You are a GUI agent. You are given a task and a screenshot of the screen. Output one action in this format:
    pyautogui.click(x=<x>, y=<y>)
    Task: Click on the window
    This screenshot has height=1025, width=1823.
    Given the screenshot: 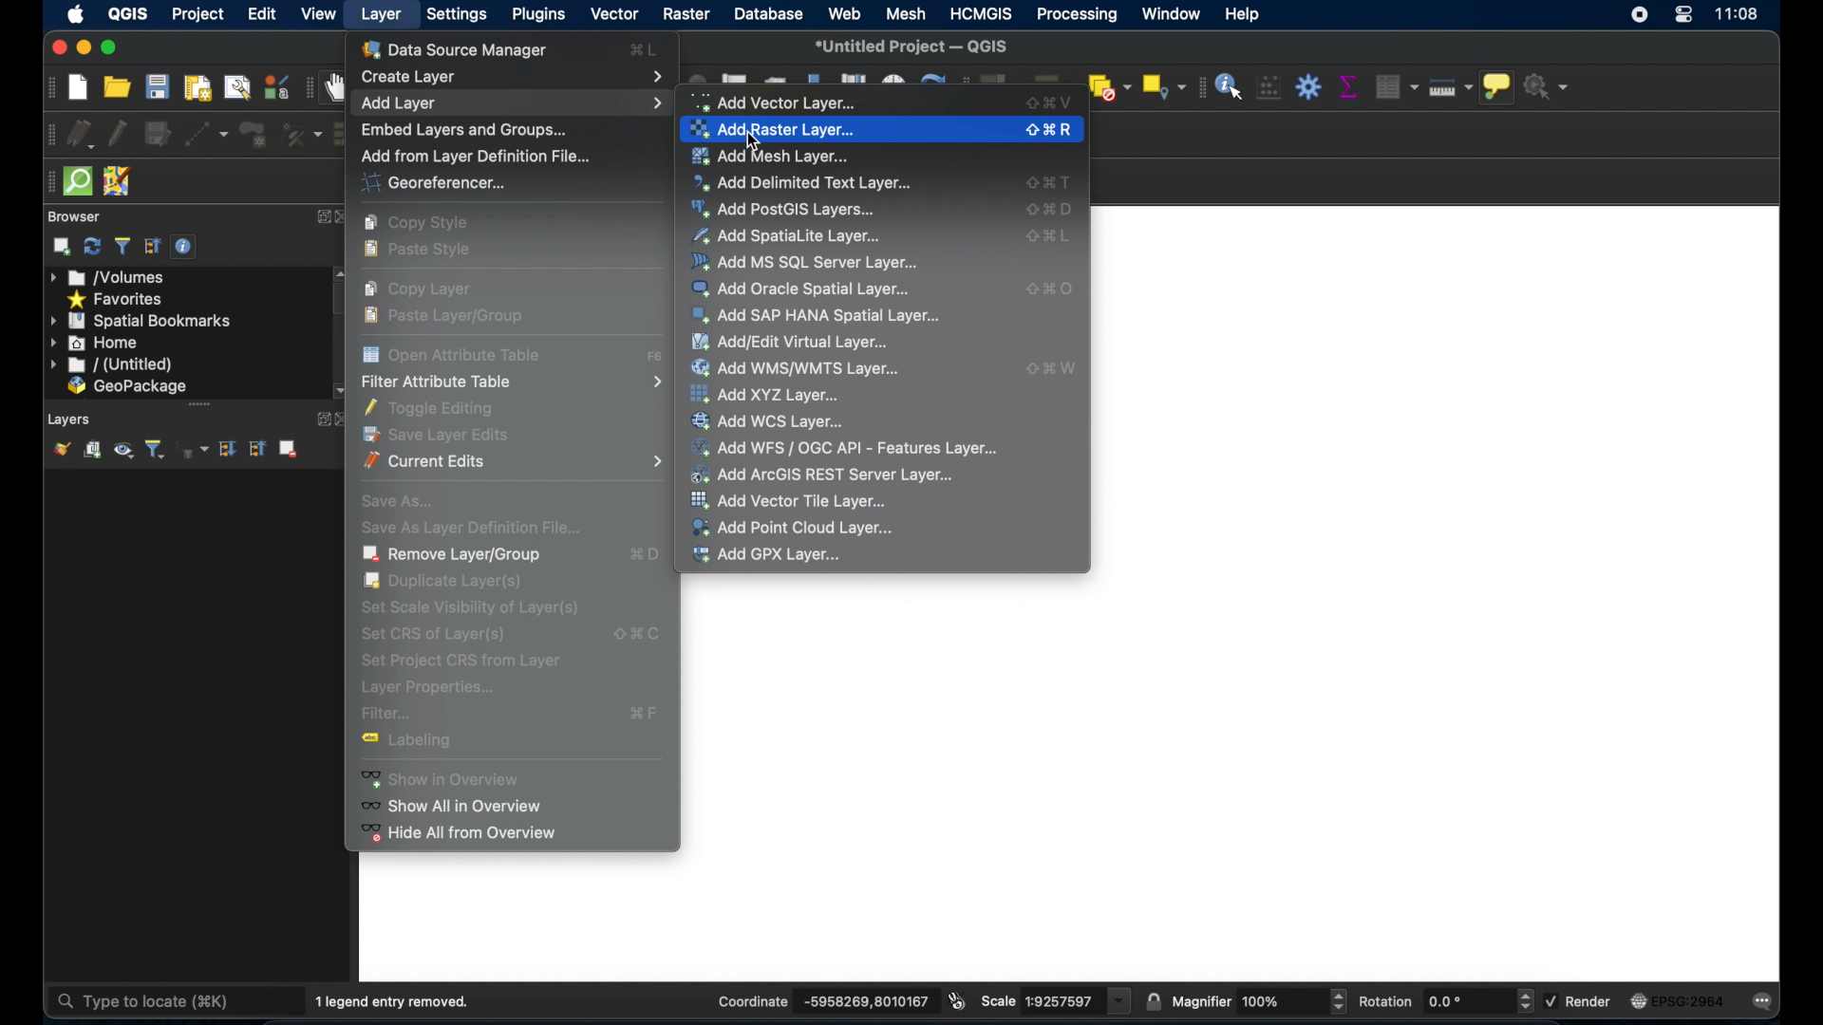 What is the action you would take?
    pyautogui.click(x=1170, y=13)
    